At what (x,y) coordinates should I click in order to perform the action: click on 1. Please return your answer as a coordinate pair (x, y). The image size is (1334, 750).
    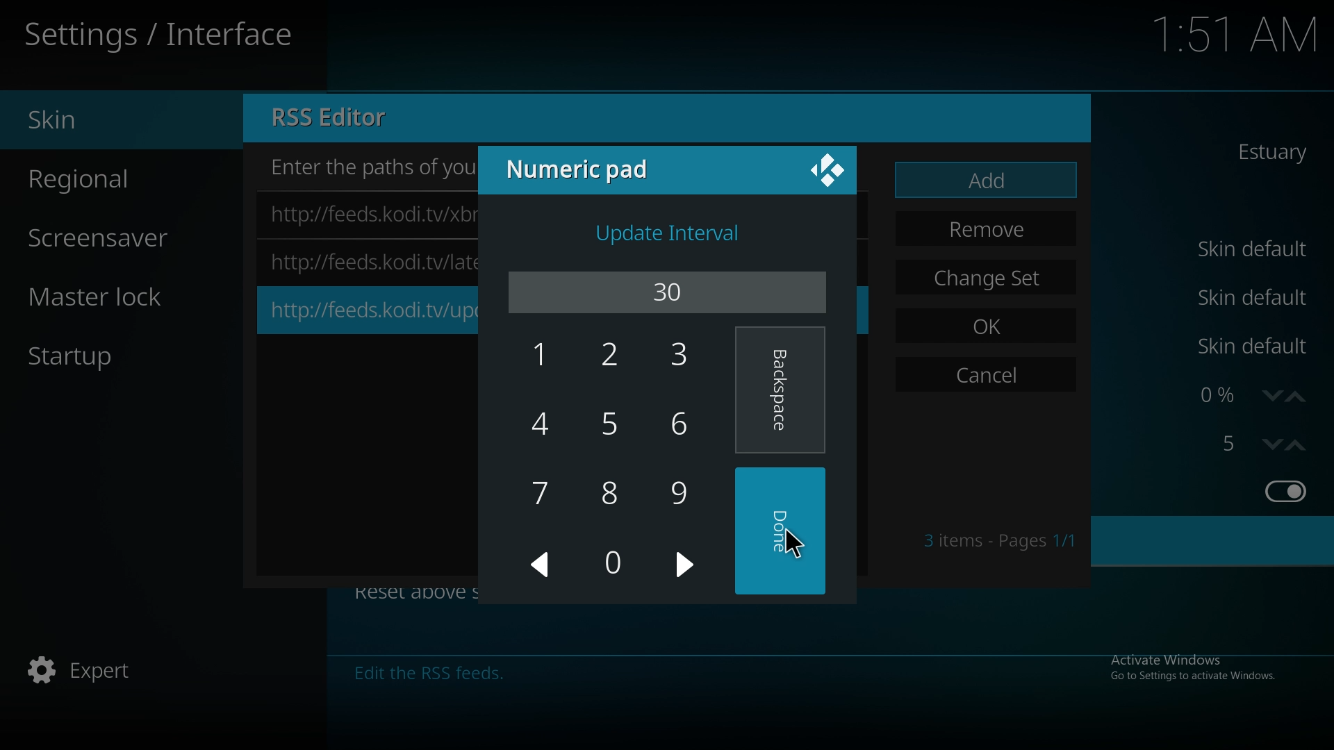
    Looking at the image, I should click on (538, 354).